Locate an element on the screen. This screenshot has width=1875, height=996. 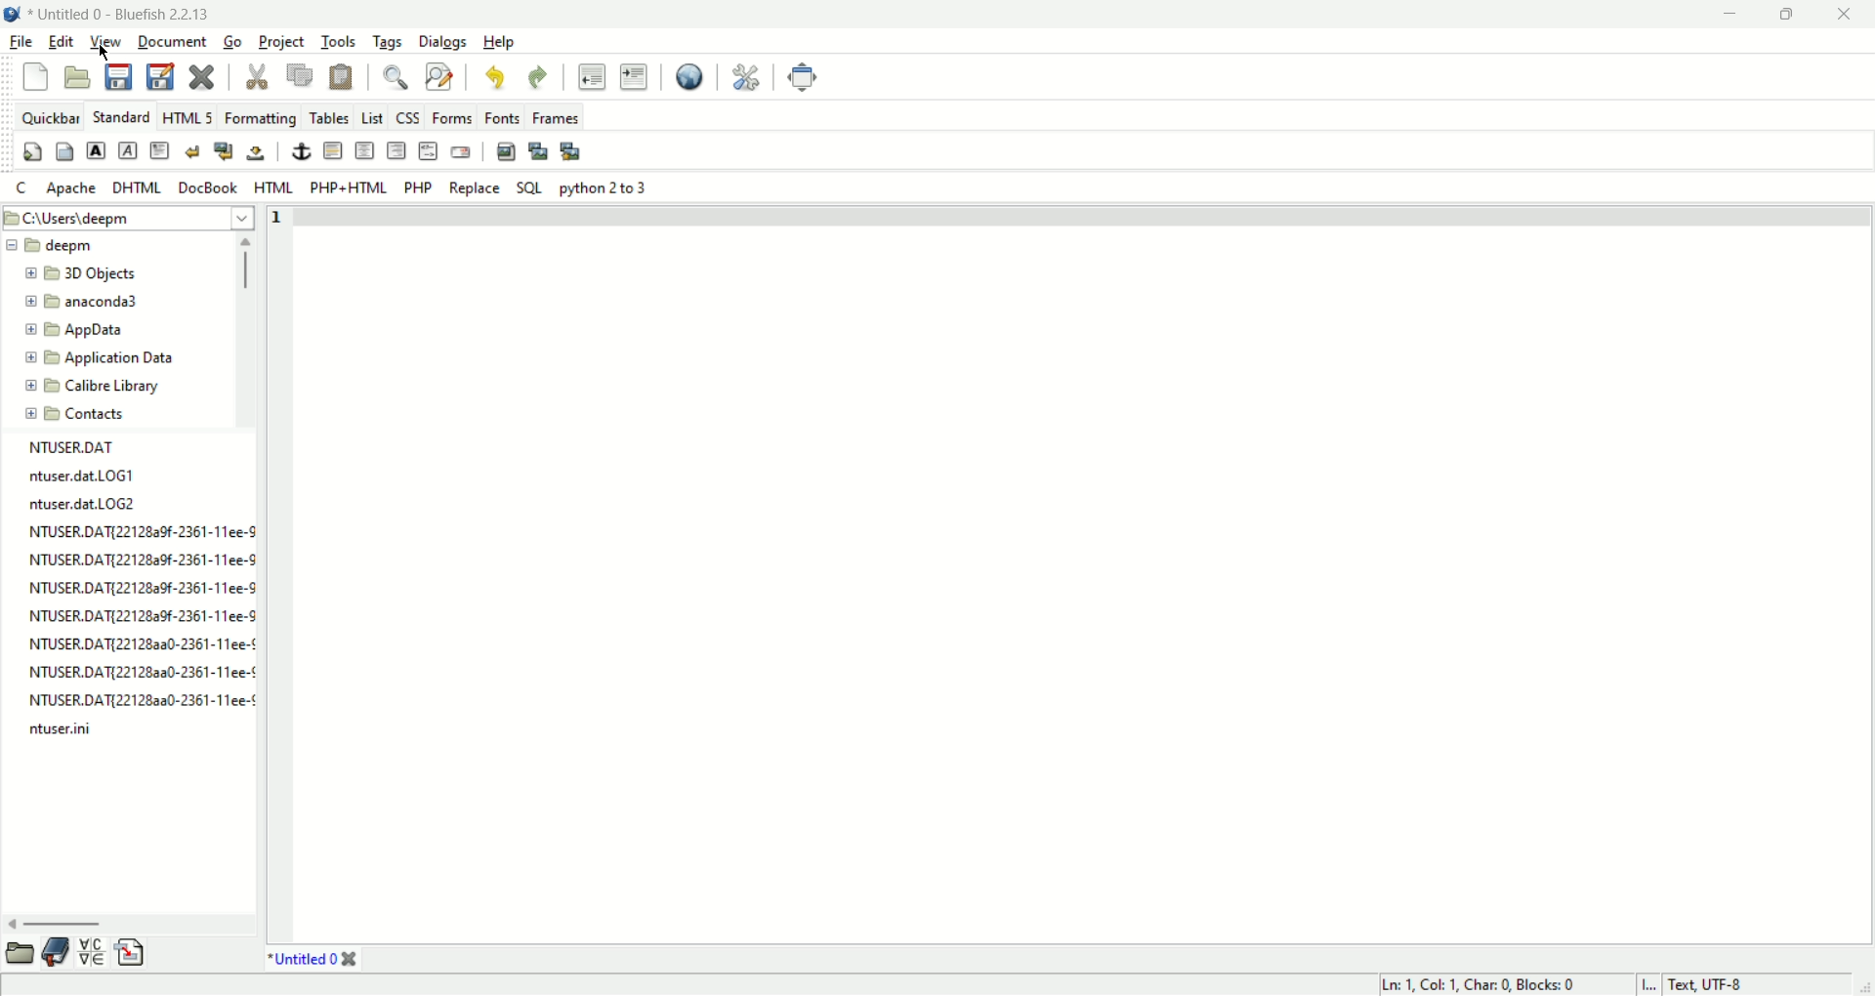
Replace is located at coordinates (474, 189).